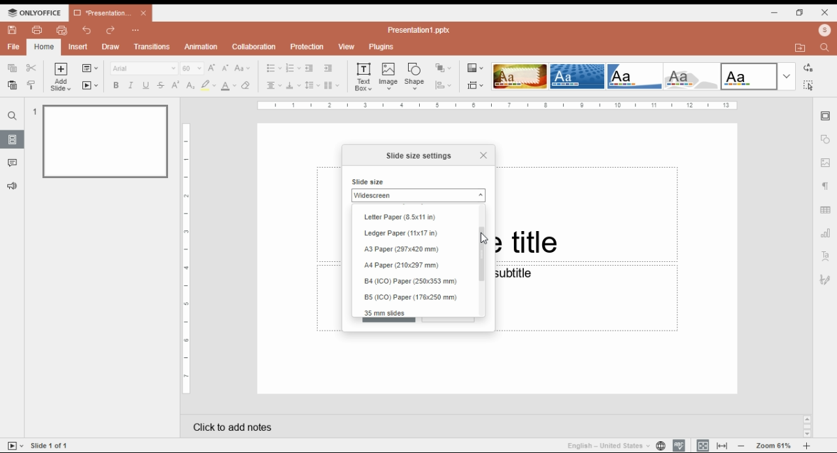  What do you see at coordinates (90, 86) in the screenshot?
I see `start slideshow` at bounding box center [90, 86].